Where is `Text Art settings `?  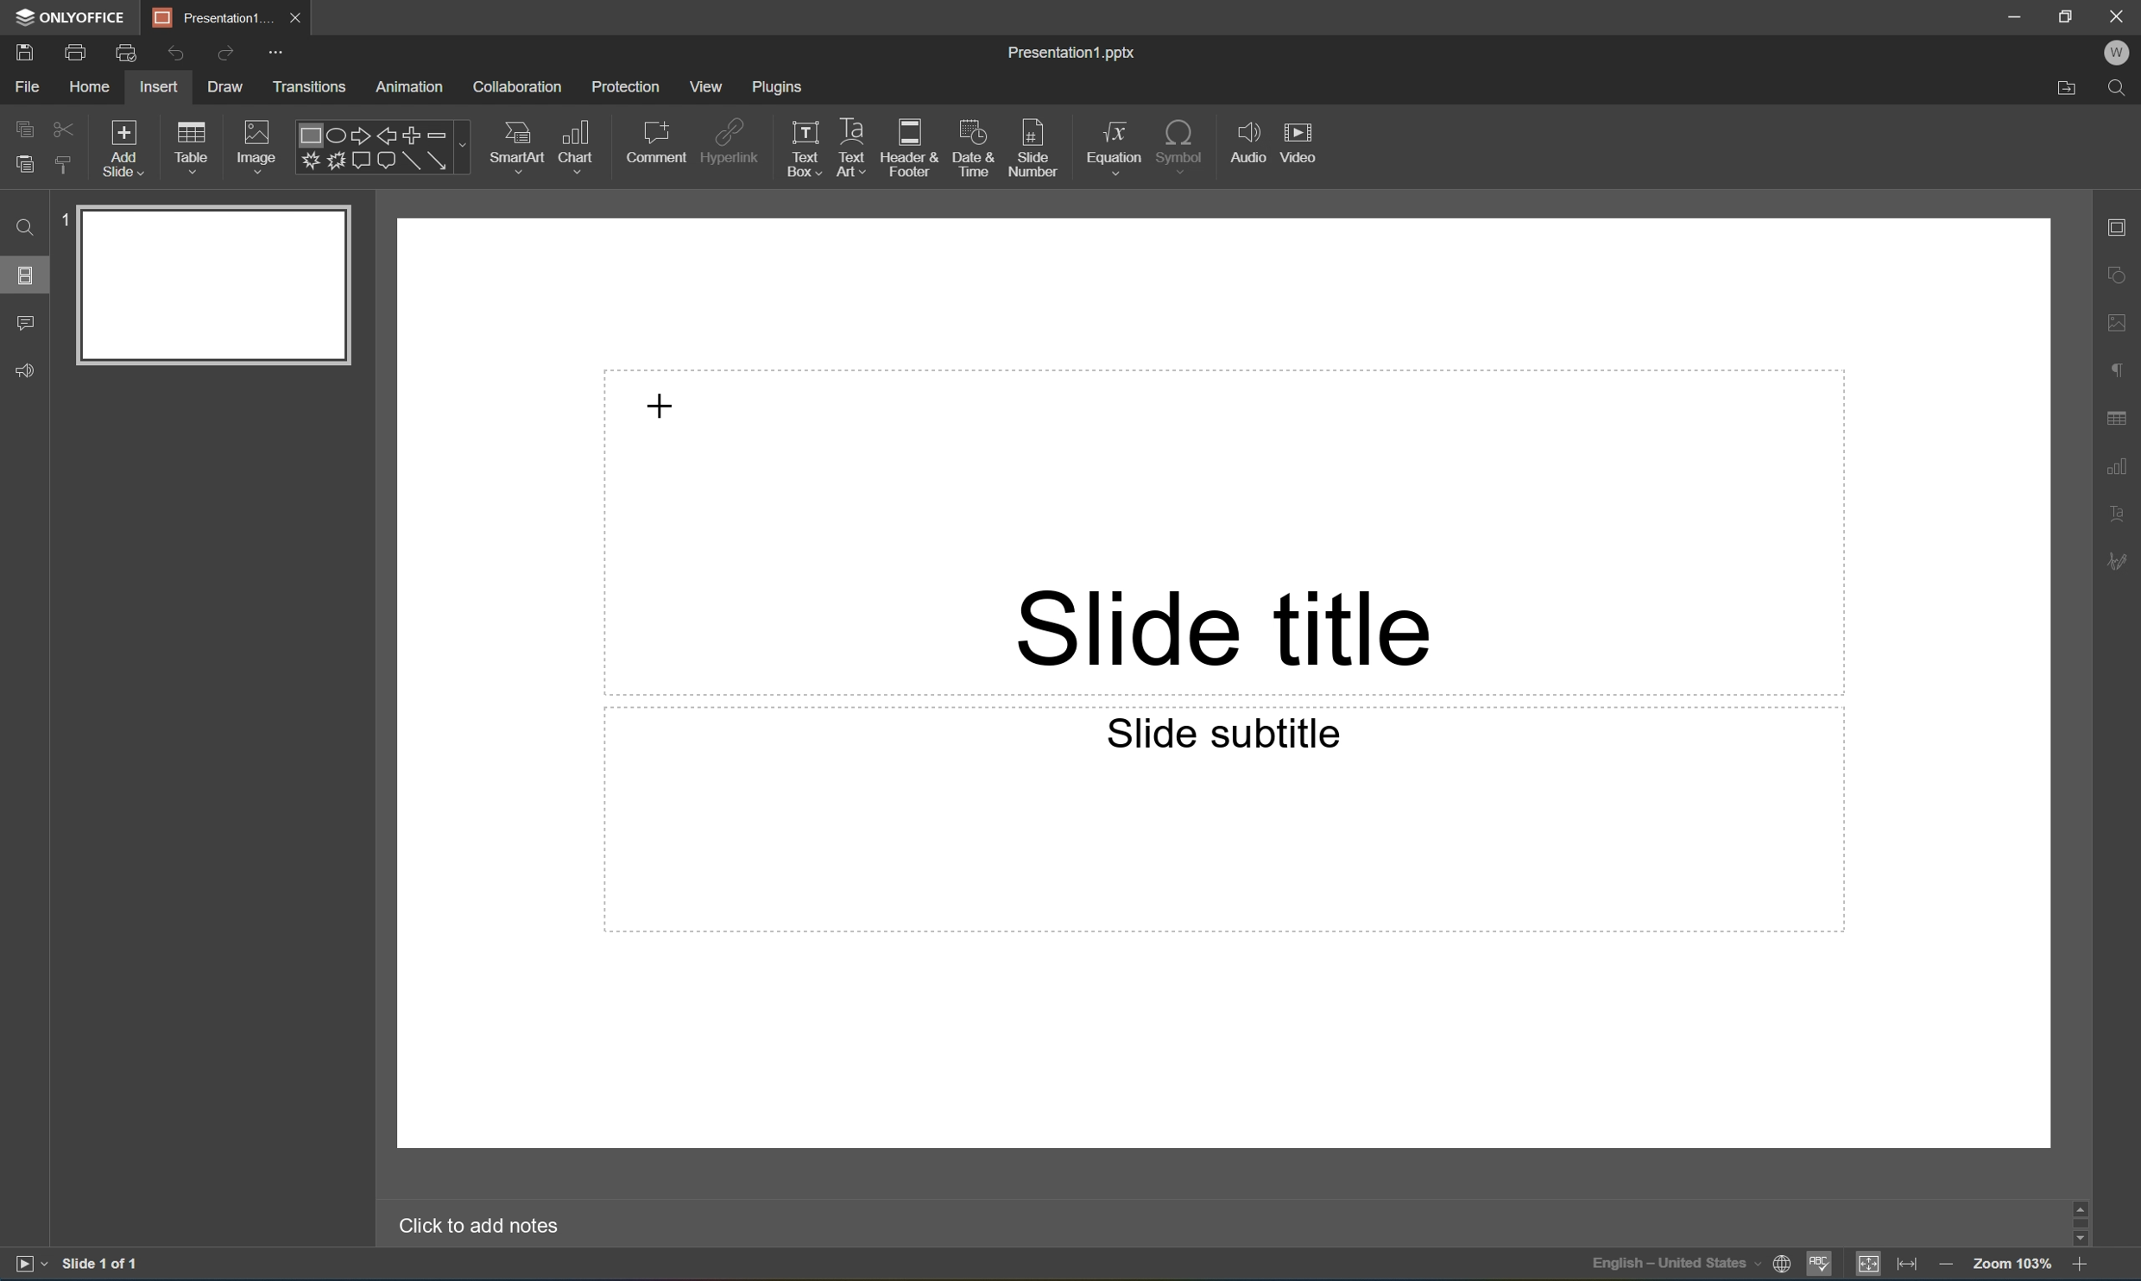 Text Art settings  is located at coordinates (2122, 510).